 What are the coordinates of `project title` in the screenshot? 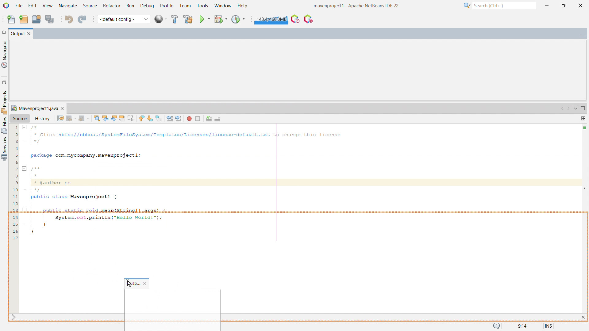 It's located at (357, 6).